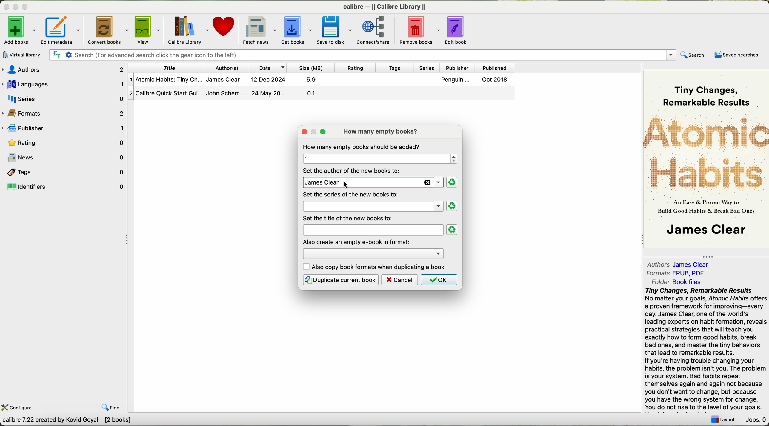 Image resolution: width=769 pixels, height=426 pixels. Describe the element at coordinates (707, 158) in the screenshot. I see `book cover preview` at that location.